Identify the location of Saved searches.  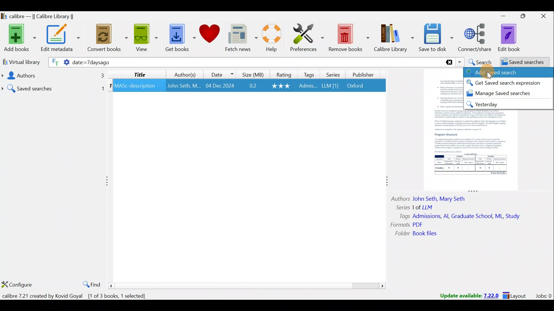
(53, 86).